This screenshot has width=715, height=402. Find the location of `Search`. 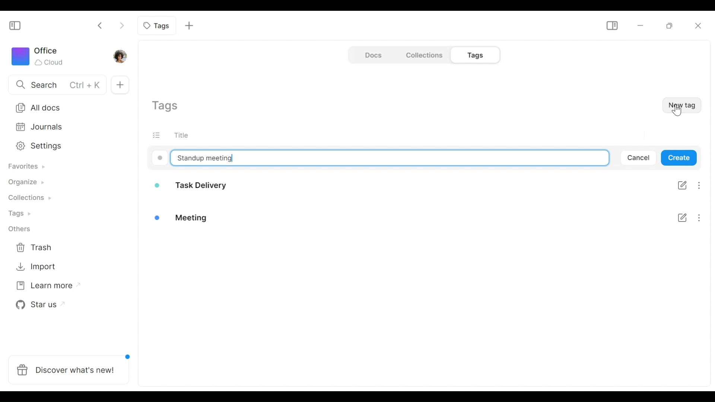

Search is located at coordinates (54, 86).